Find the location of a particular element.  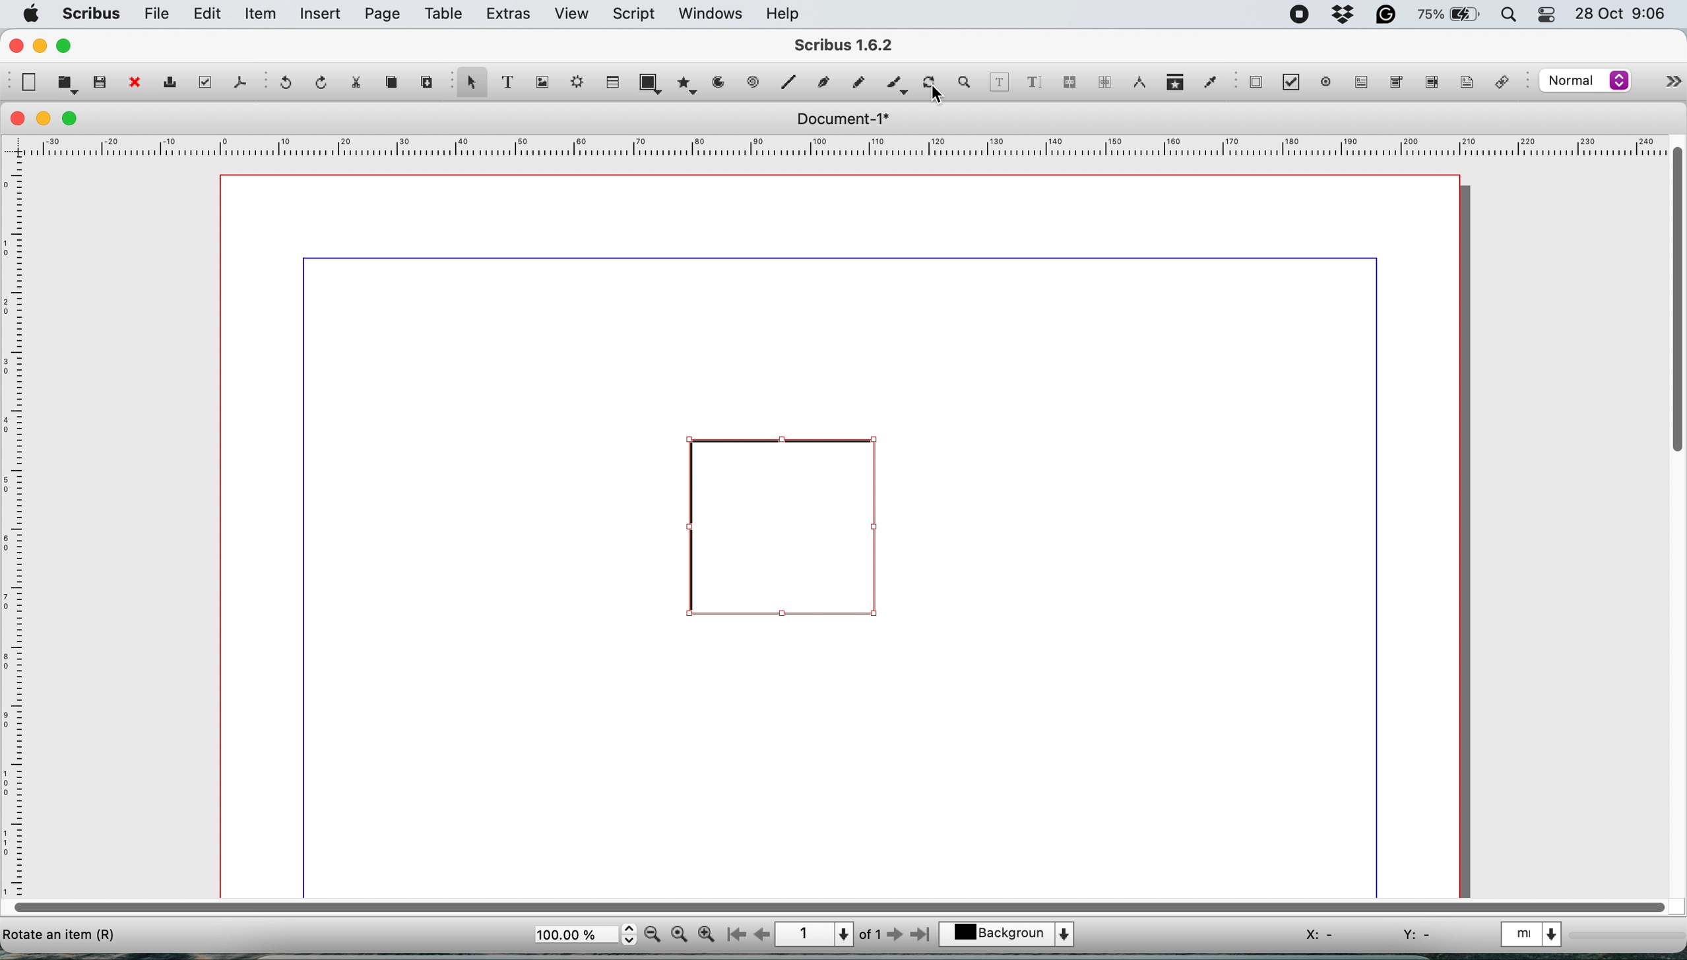

close is located at coordinates (18, 119).